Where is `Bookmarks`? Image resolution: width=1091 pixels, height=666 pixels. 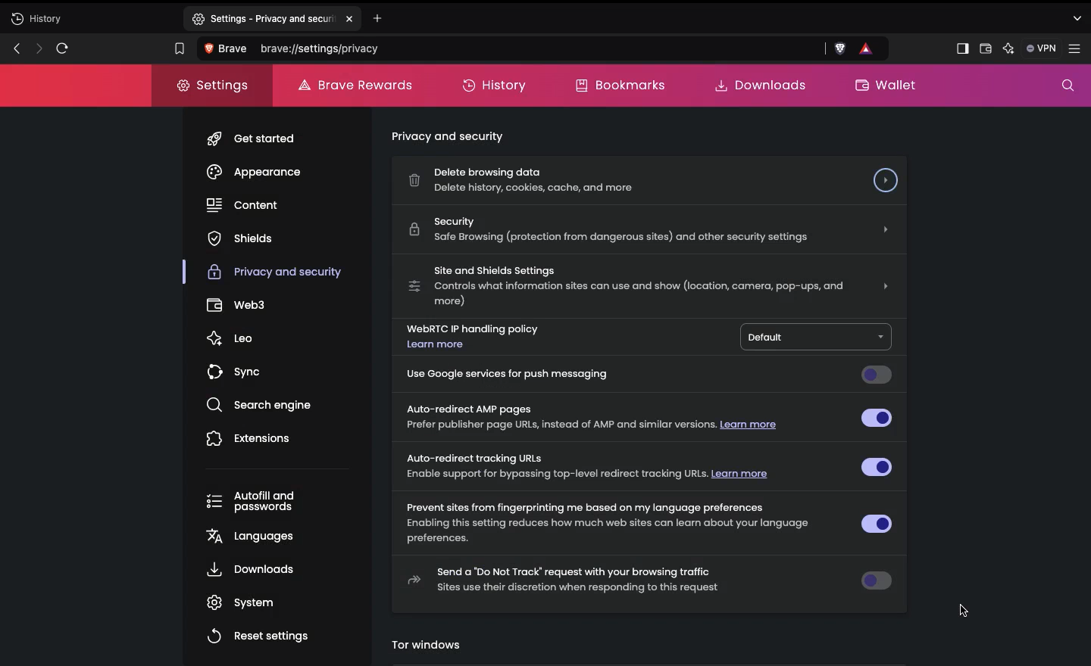 Bookmarks is located at coordinates (624, 85).